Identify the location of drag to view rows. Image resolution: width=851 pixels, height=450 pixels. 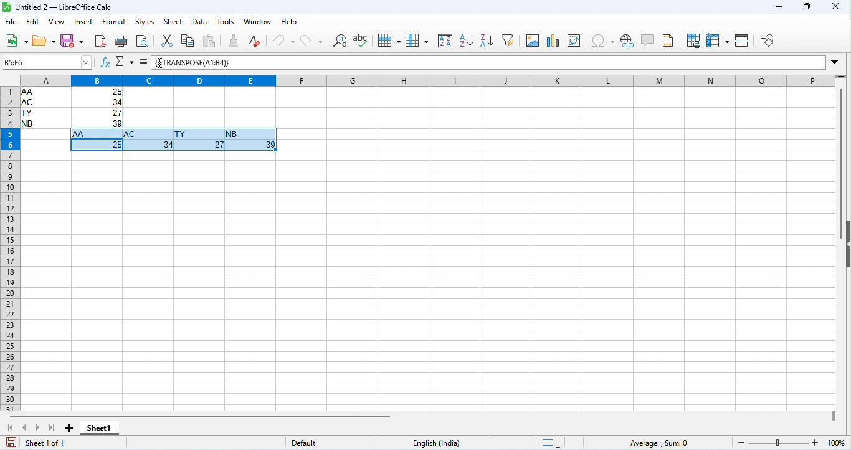
(840, 77).